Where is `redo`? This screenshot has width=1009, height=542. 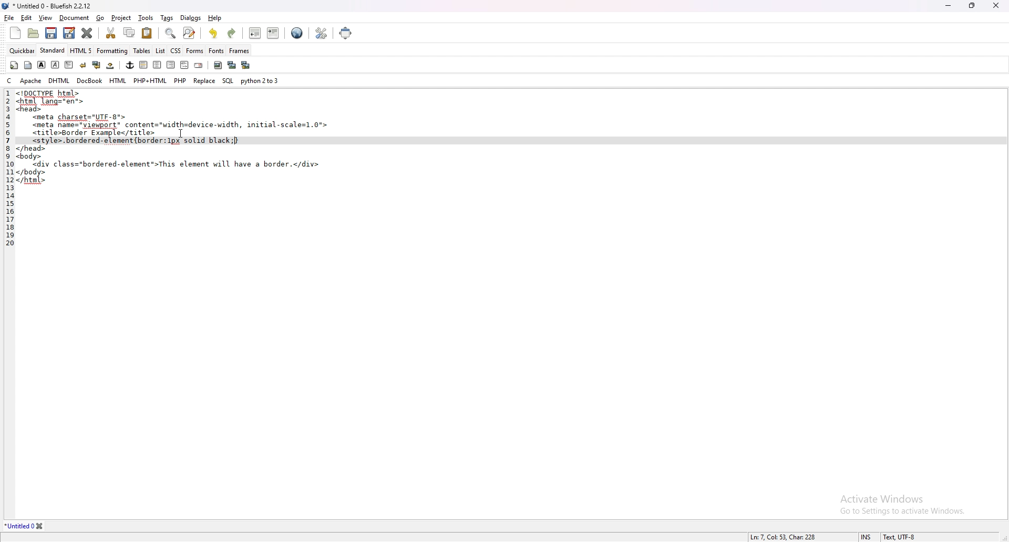
redo is located at coordinates (231, 34).